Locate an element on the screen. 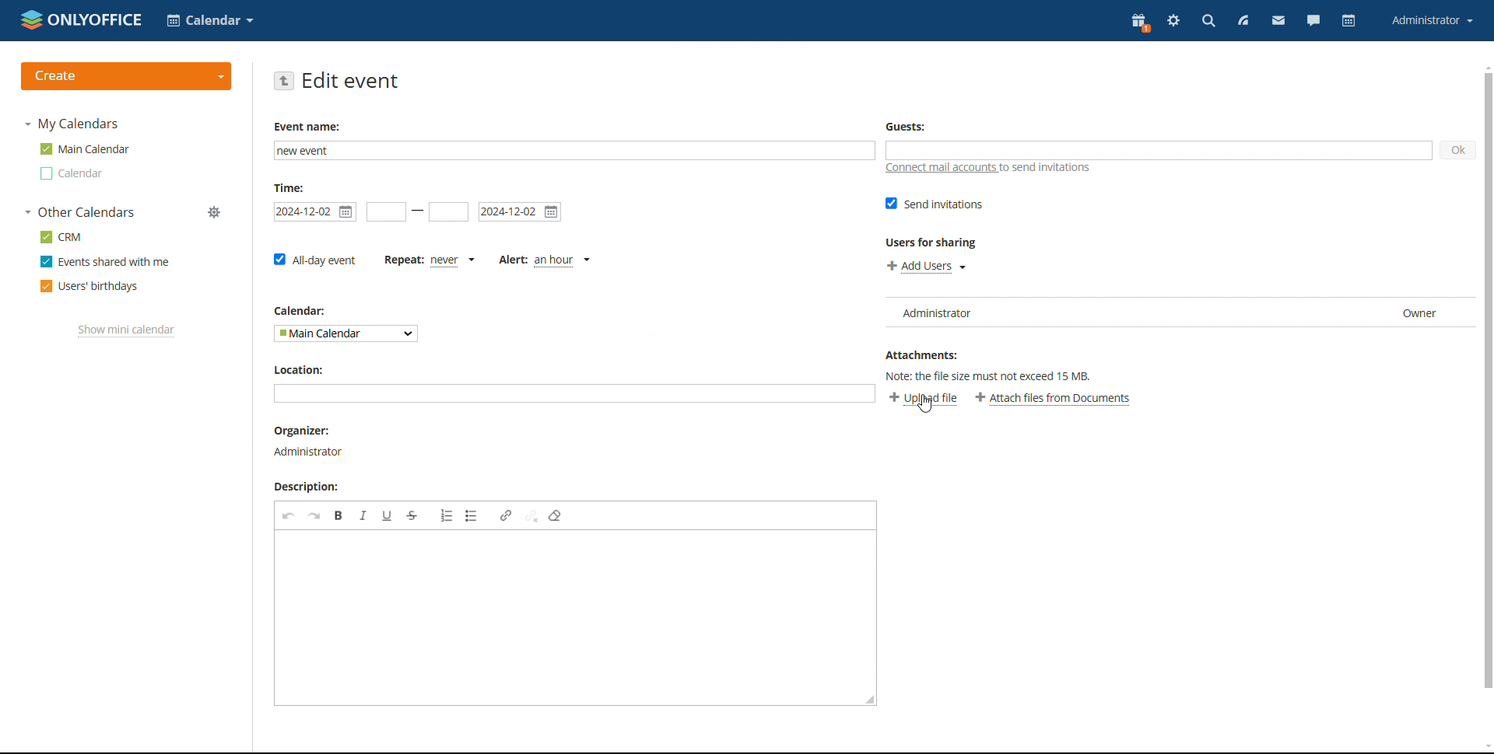 The image size is (1494, 754). my calendars is located at coordinates (70, 124).